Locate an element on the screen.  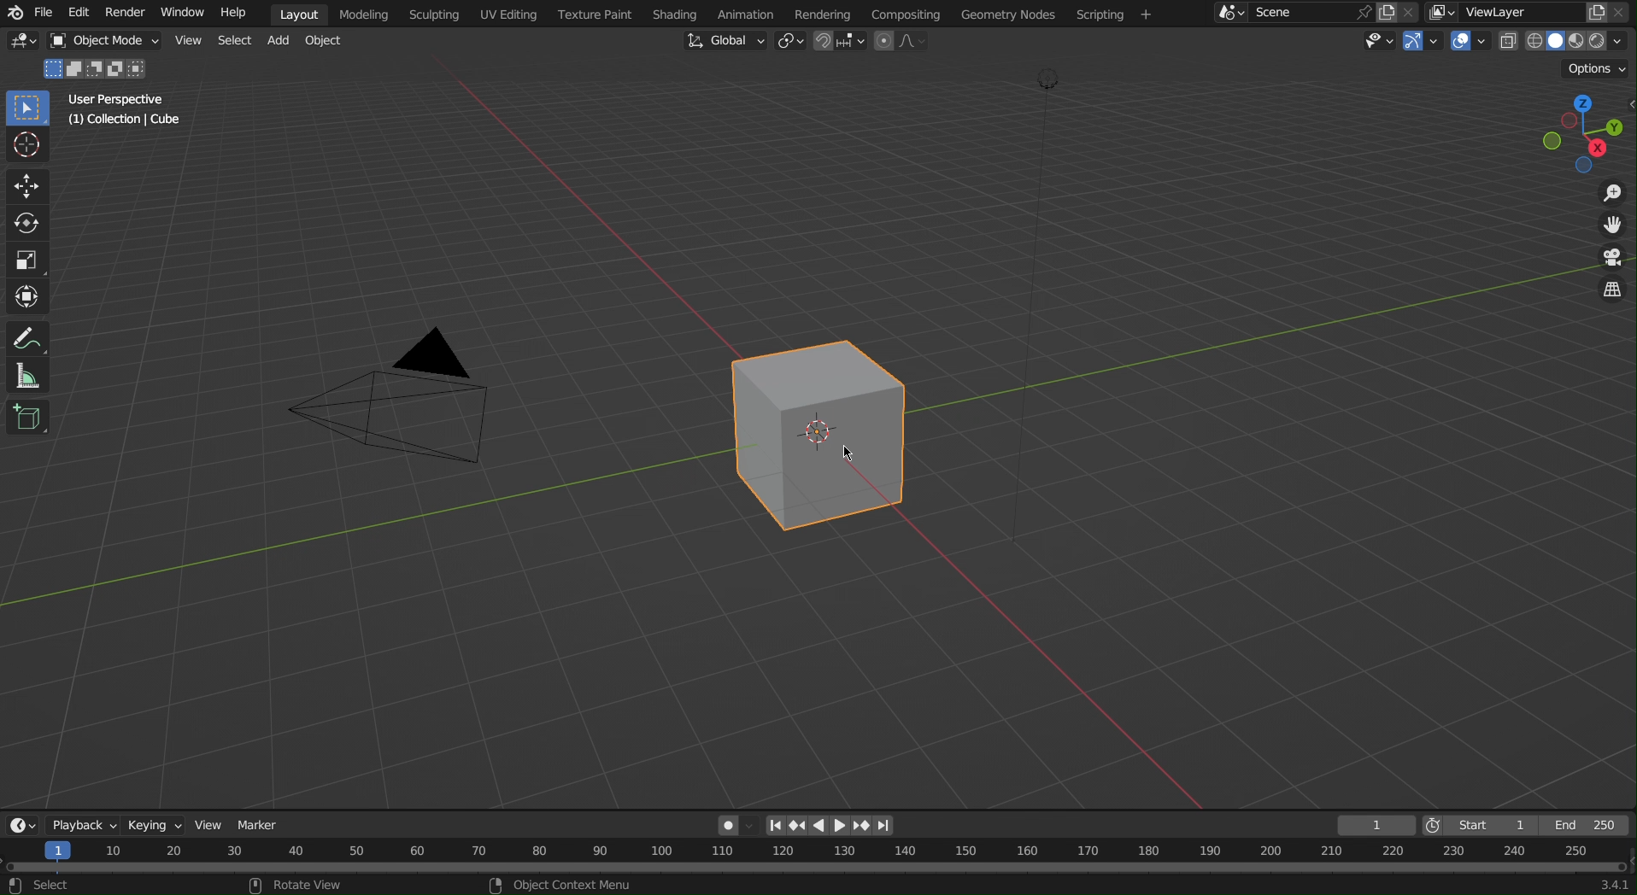
Keying is located at coordinates (155, 828).